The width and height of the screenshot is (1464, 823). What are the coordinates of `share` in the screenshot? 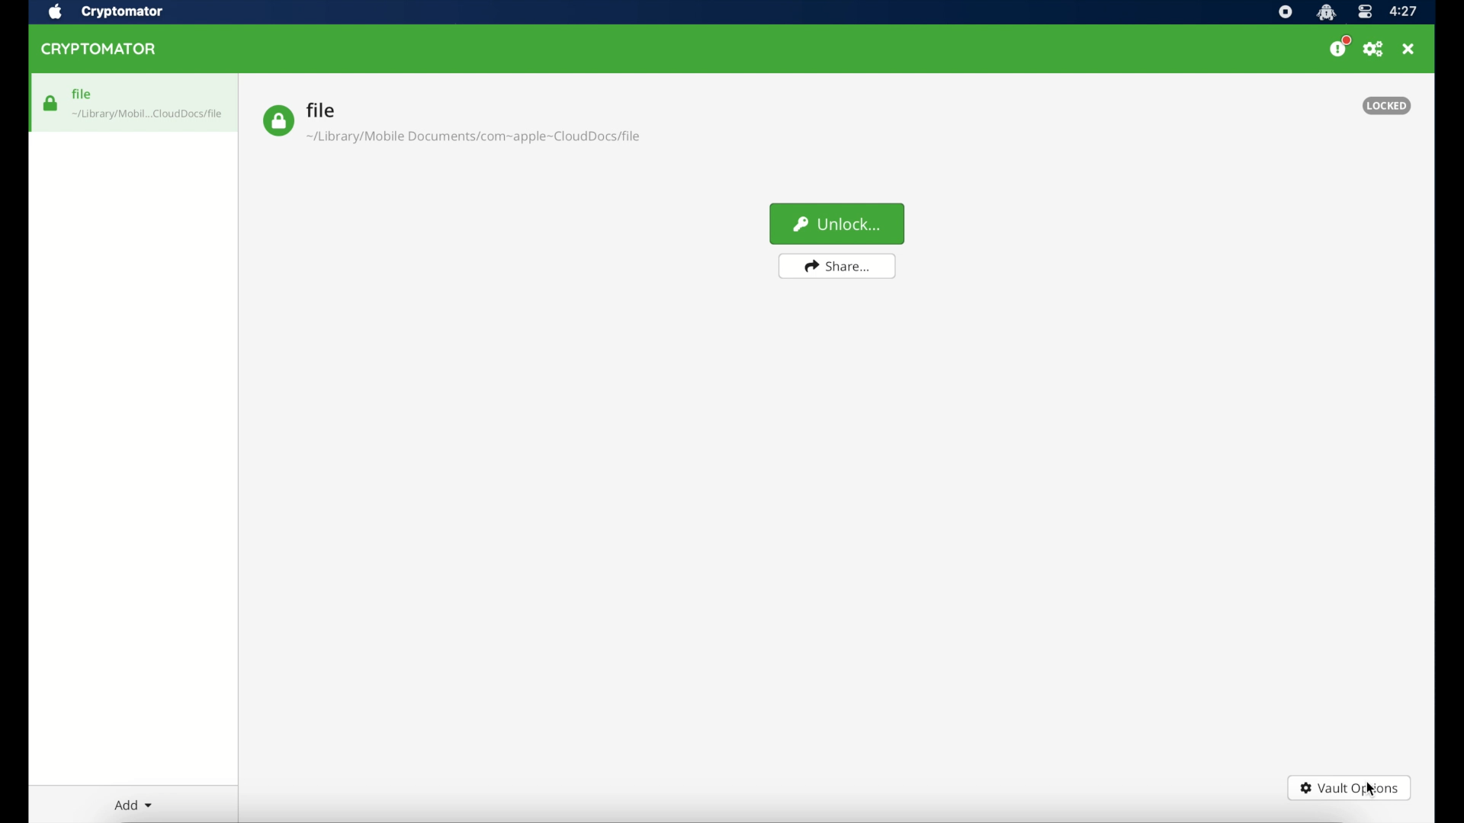 It's located at (838, 267).